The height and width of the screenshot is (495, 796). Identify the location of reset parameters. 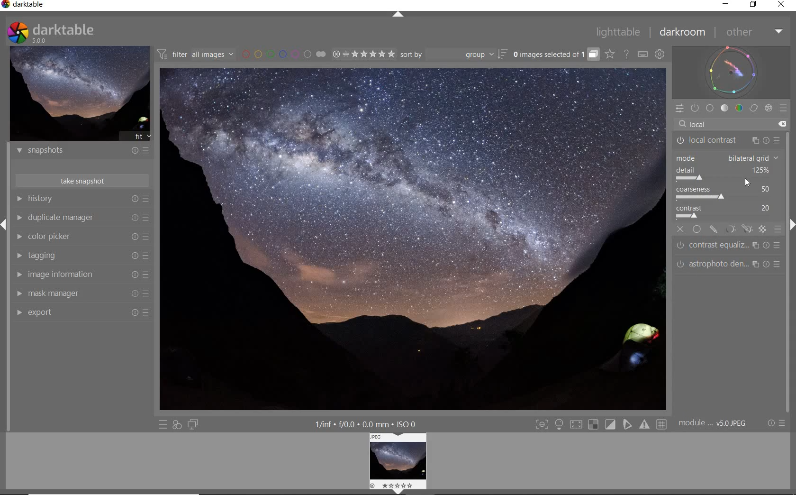
(769, 137).